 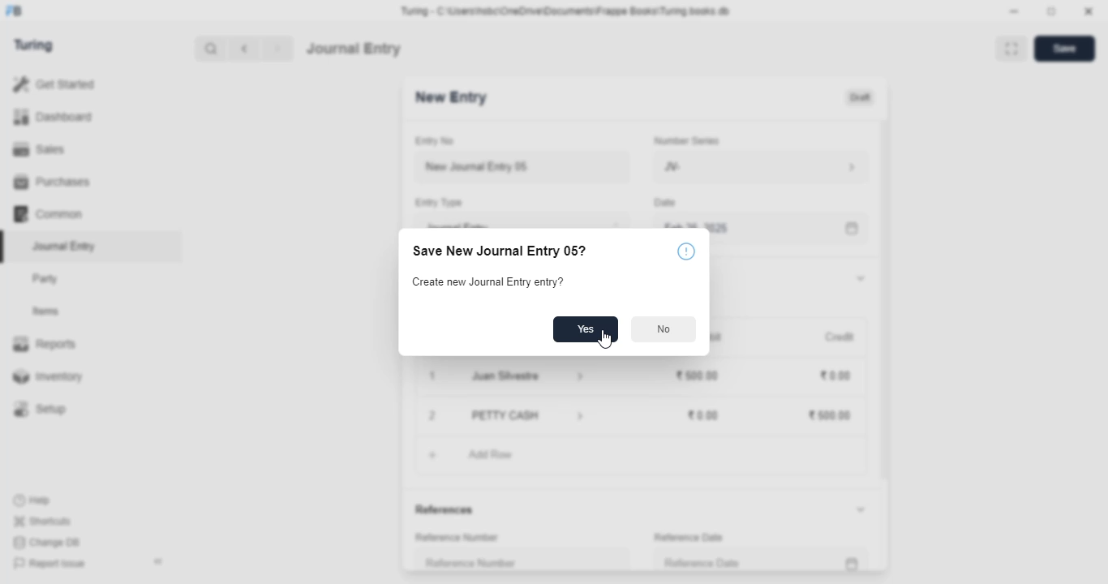 I want to click on entry no, so click(x=436, y=141).